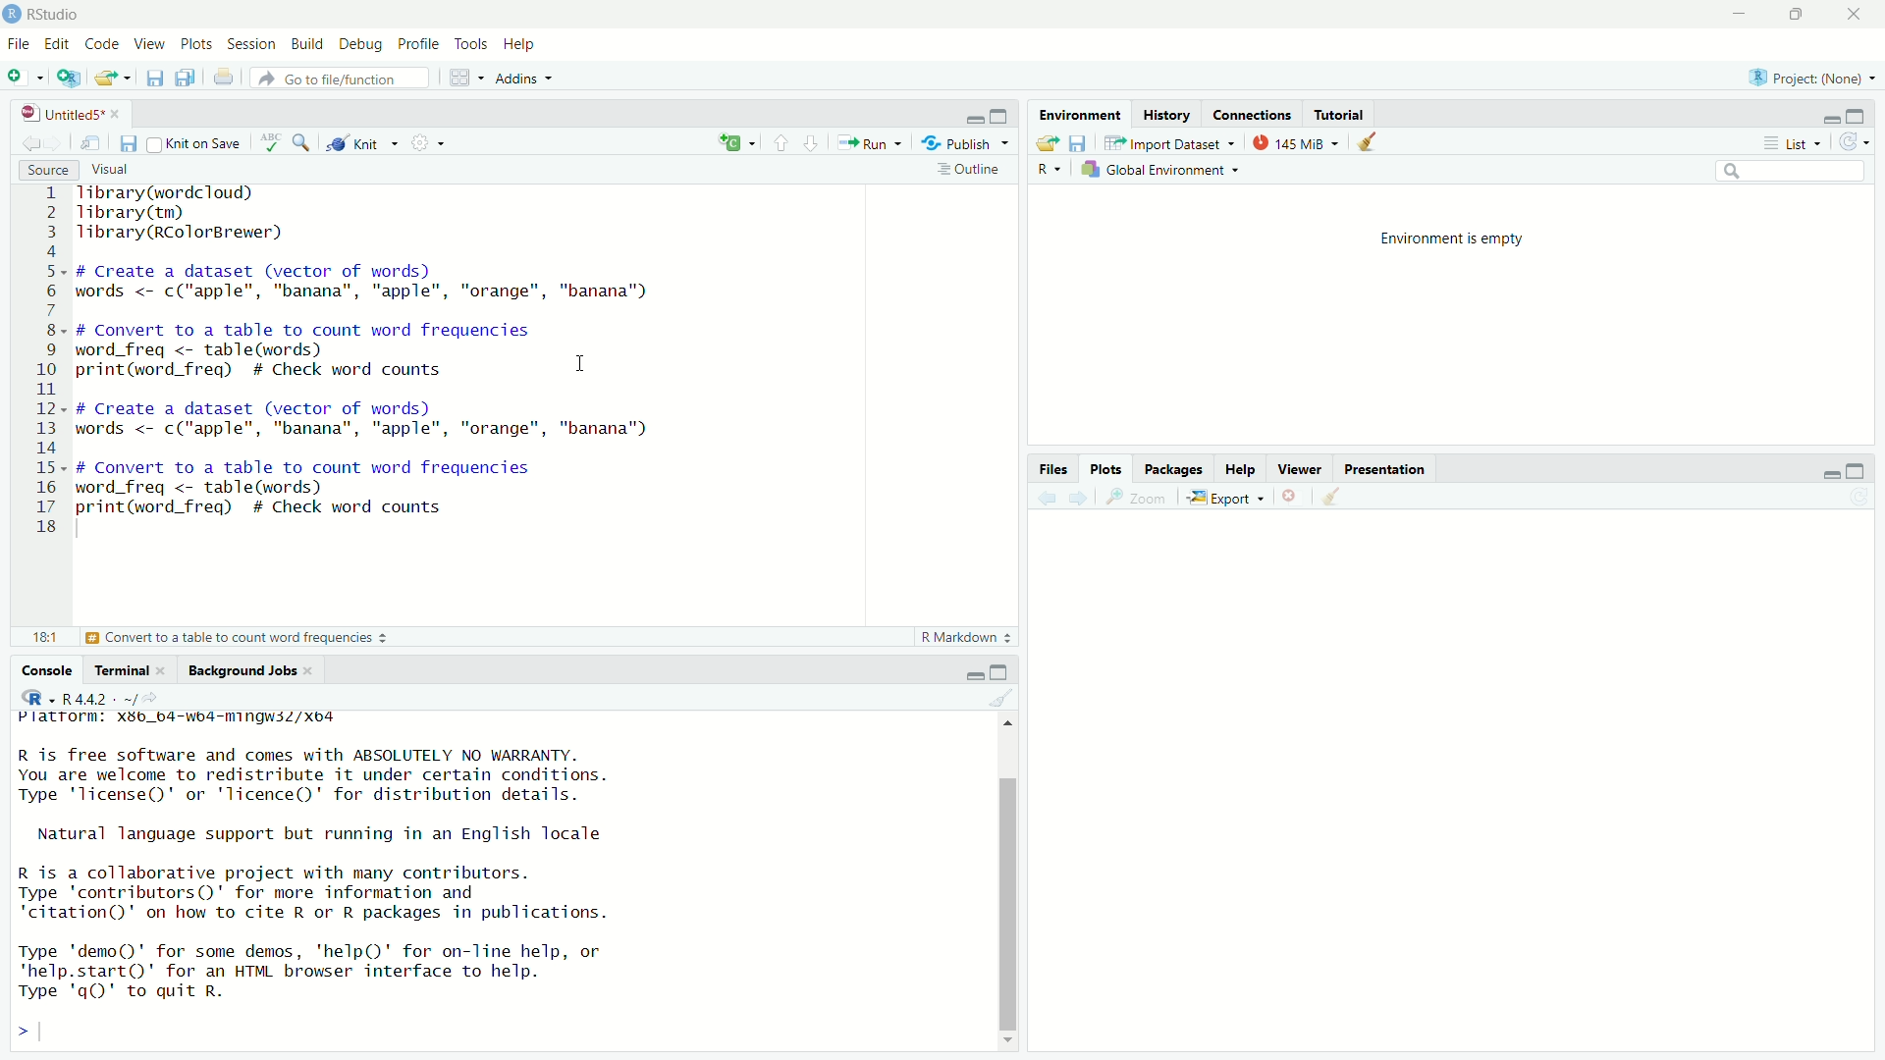 Image resolution: width=1885 pixels, height=1060 pixels. Describe the element at coordinates (148, 44) in the screenshot. I see `View` at that location.